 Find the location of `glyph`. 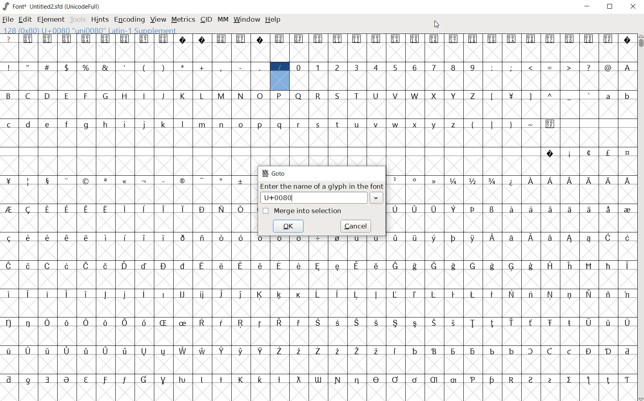

glyph is located at coordinates (434, 380).